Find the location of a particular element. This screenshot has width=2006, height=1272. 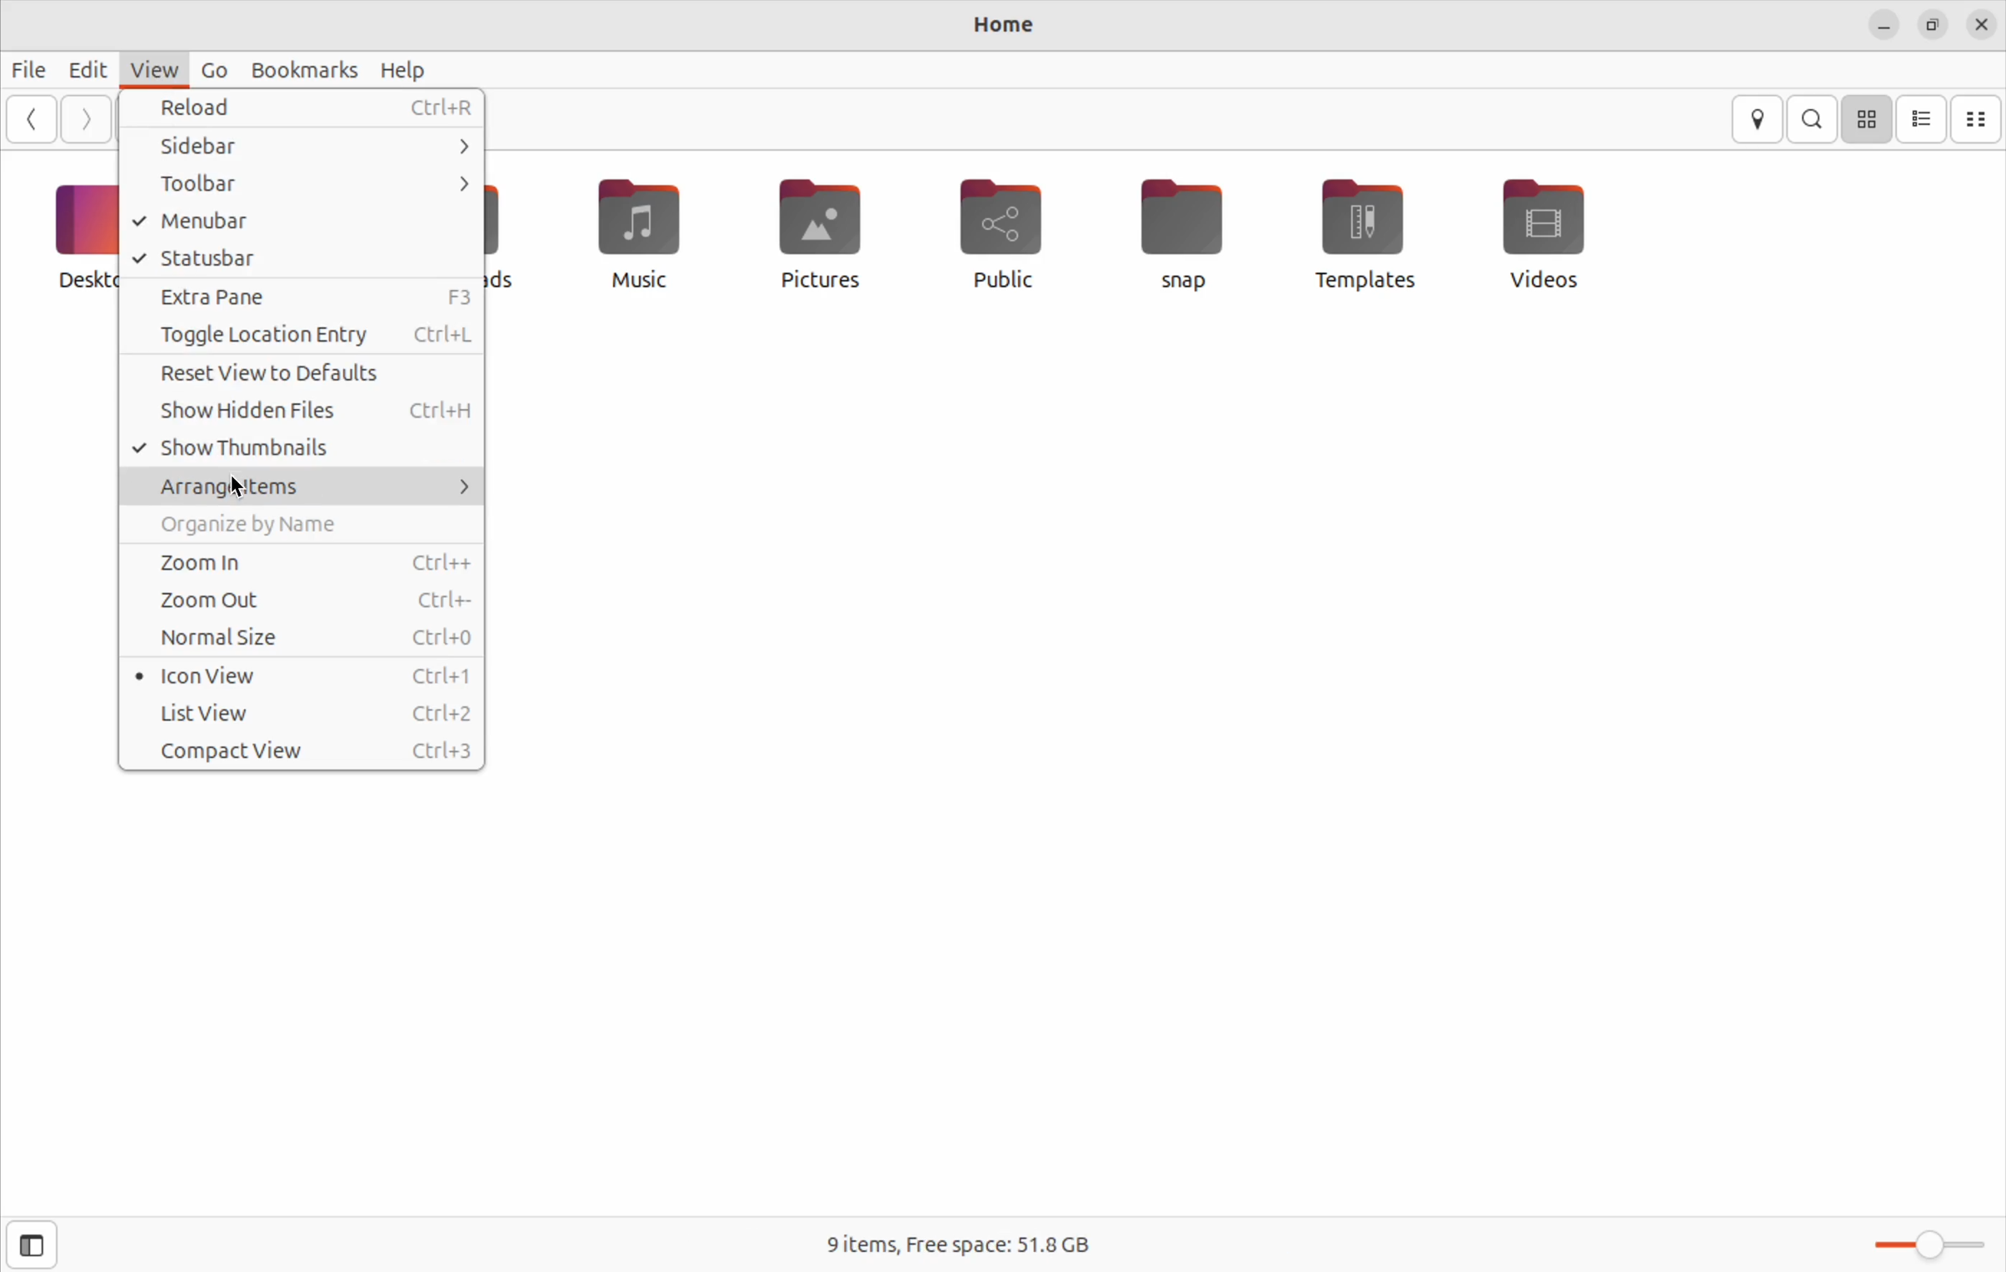

reload is located at coordinates (307, 110).